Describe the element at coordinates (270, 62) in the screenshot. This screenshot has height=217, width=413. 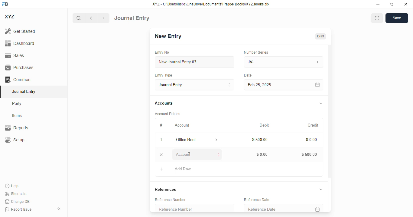
I see `JV-` at that location.